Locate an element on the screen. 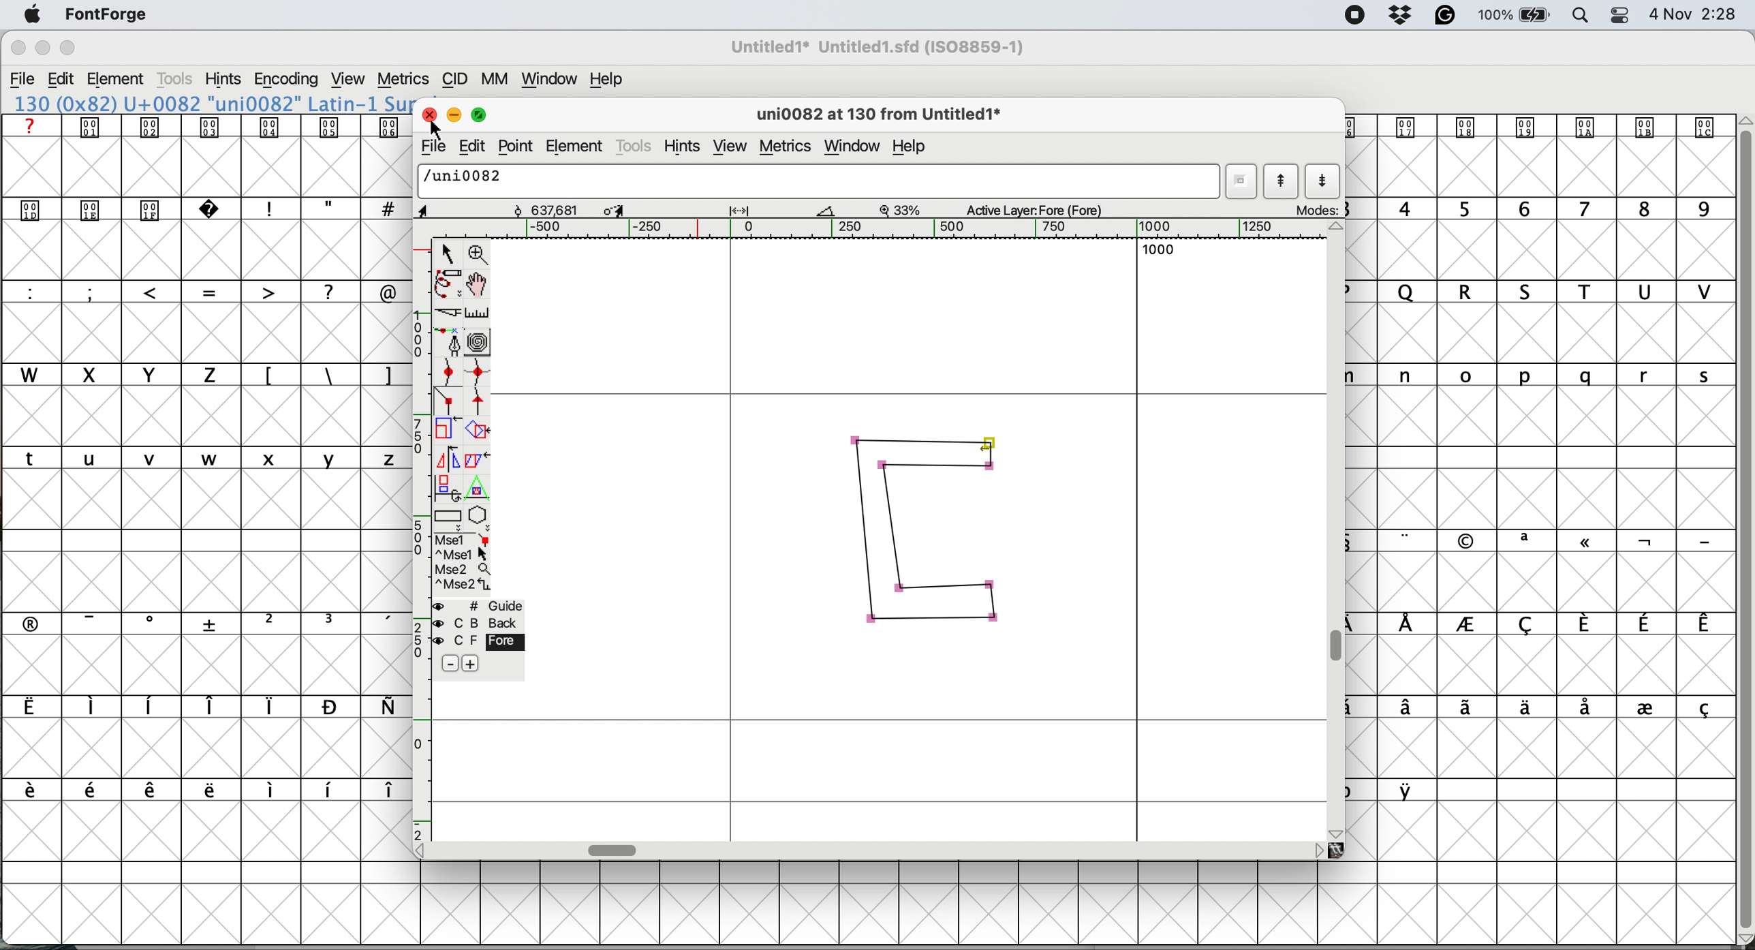 This screenshot has height=950, width=1755. corner point connected is located at coordinates (960, 586).